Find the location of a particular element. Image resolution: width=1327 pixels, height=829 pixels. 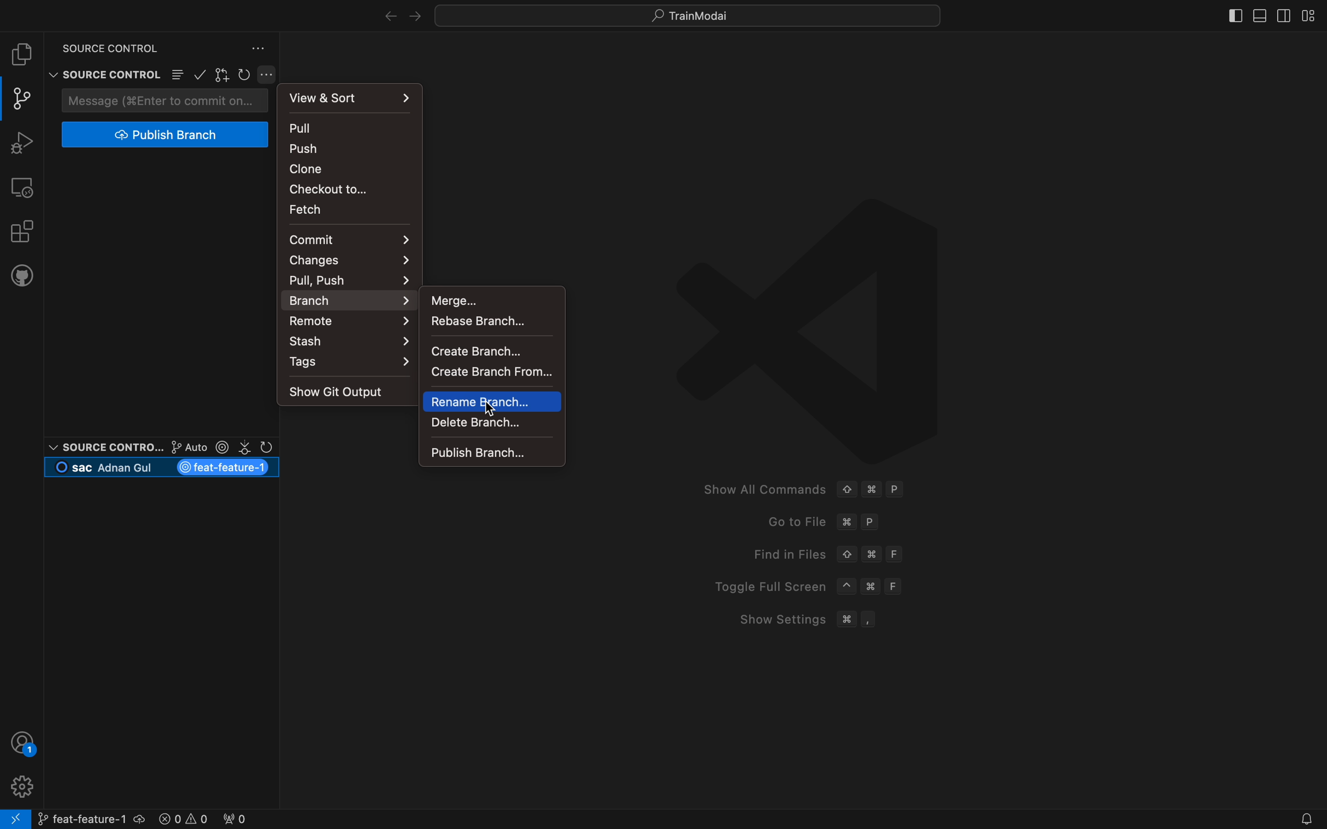

^ is located at coordinates (847, 587).